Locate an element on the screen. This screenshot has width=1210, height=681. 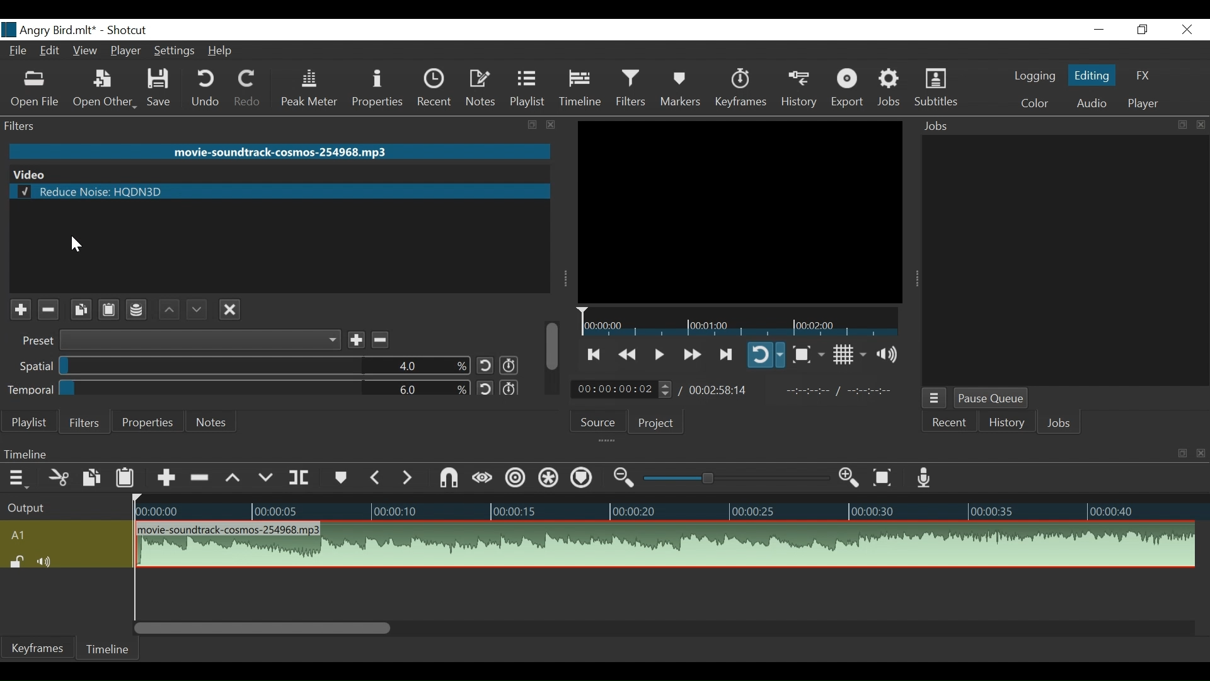
Move filter down is located at coordinates (199, 309).